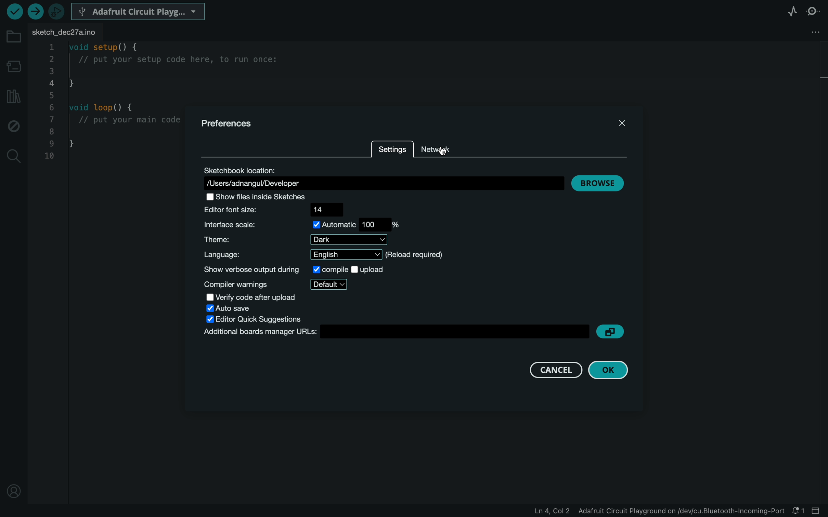  What do you see at coordinates (612, 332) in the screenshot?
I see `copy` at bounding box center [612, 332].